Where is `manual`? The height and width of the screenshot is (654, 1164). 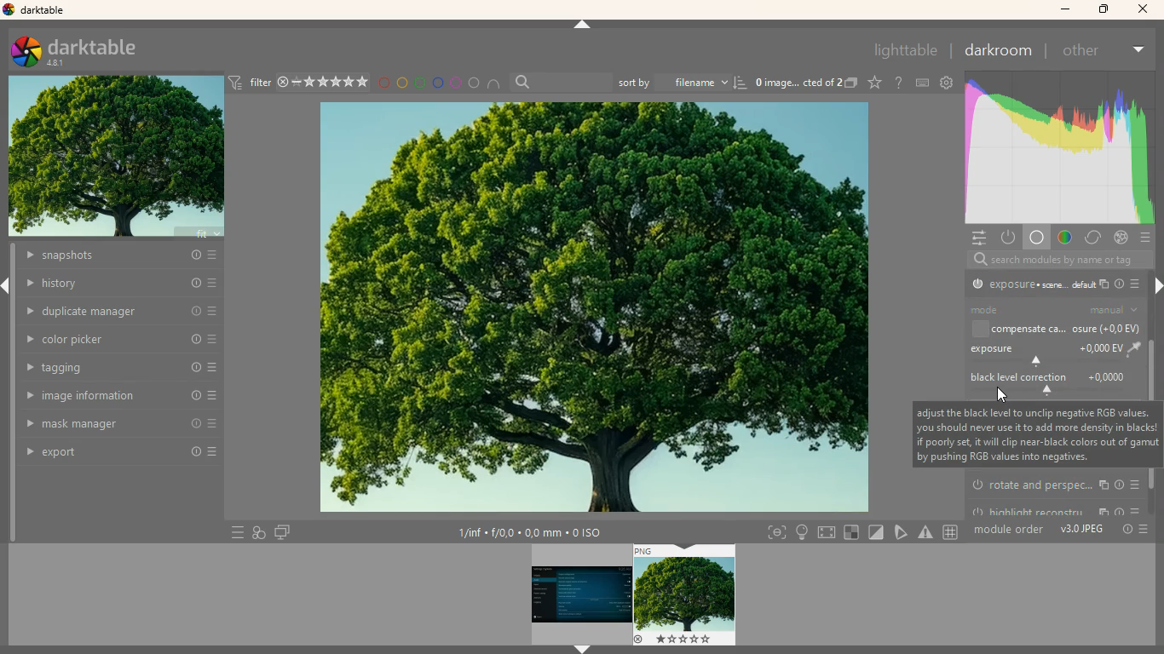
manual is located at coordinates (1115, 310).